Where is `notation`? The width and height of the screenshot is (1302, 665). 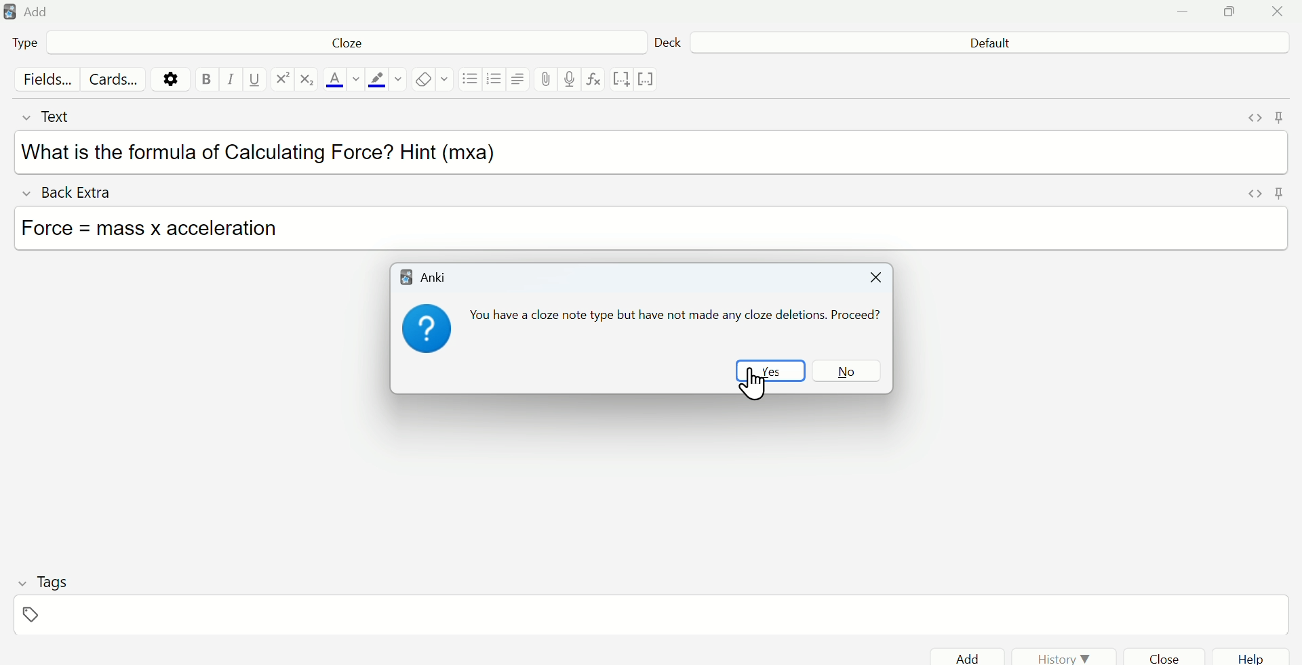 notation is located at coordinates (620, 81).